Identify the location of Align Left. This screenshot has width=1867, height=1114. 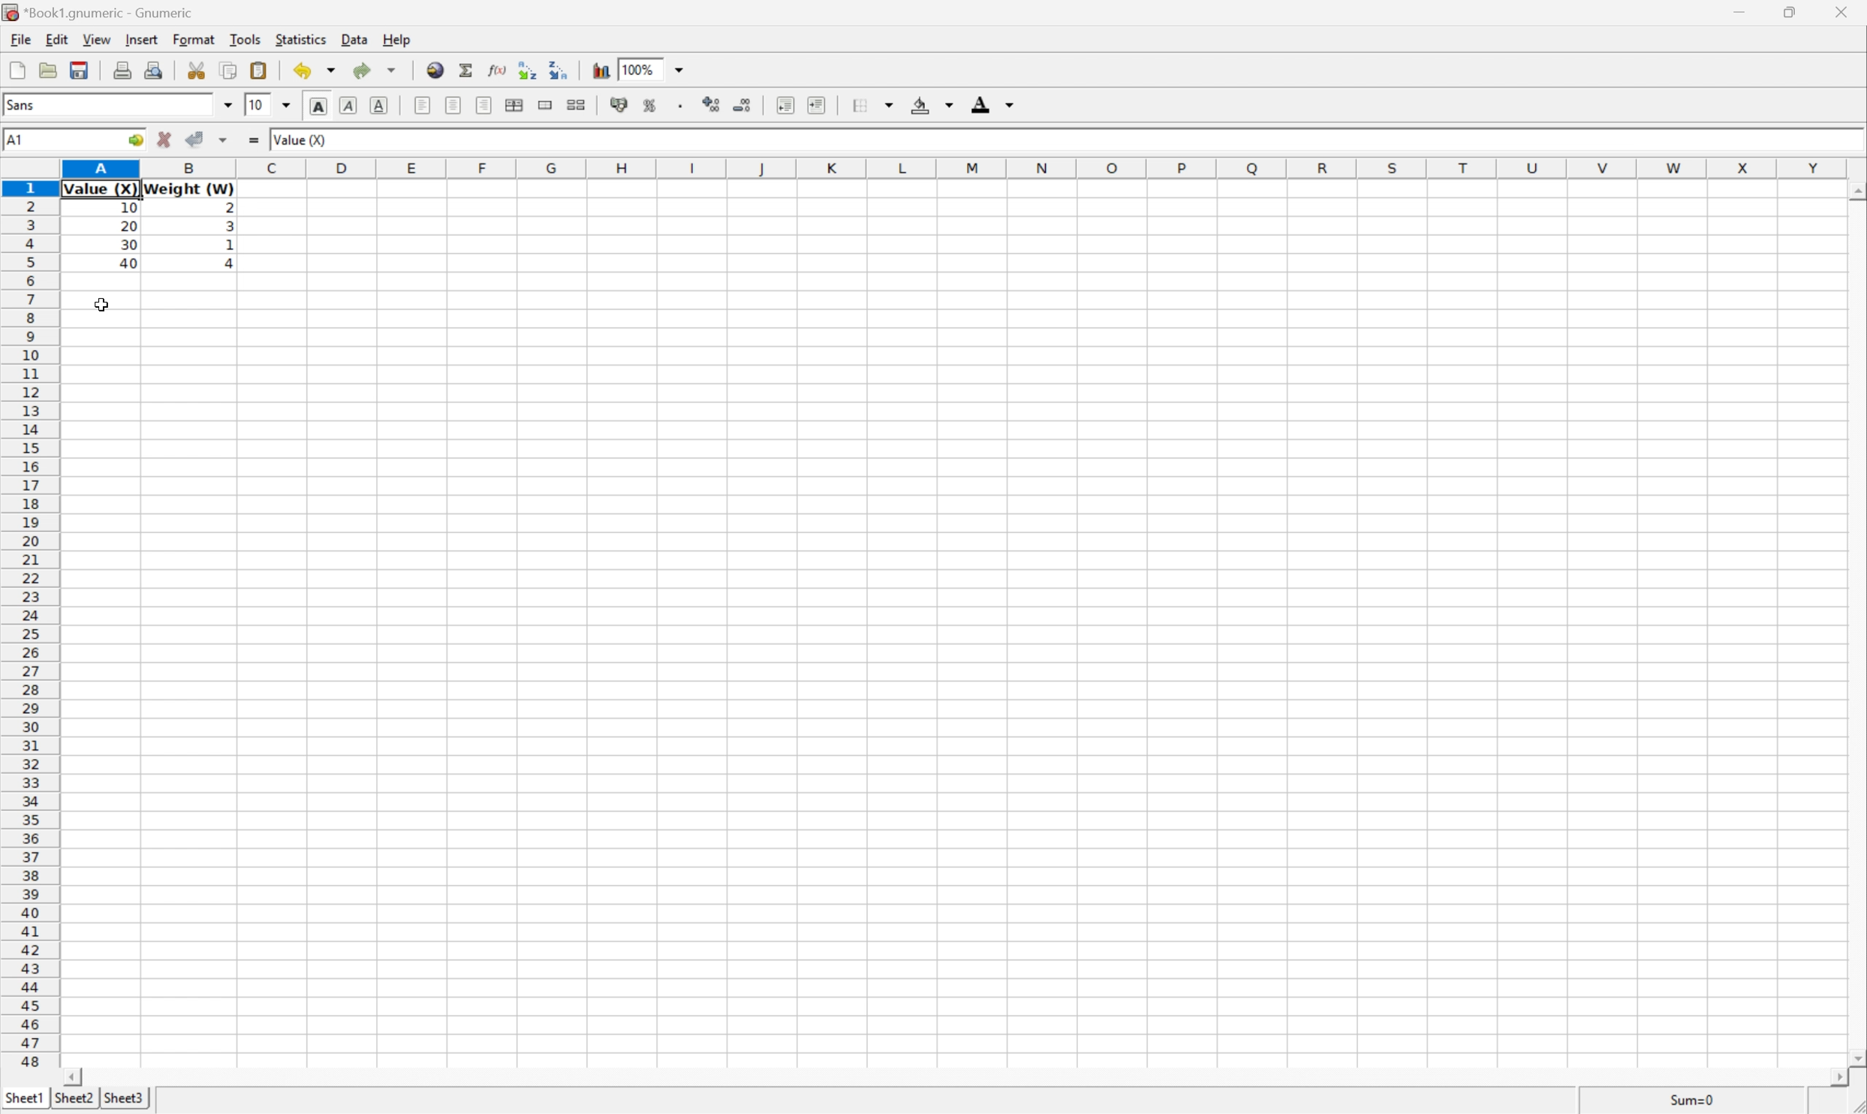
(423, 104).